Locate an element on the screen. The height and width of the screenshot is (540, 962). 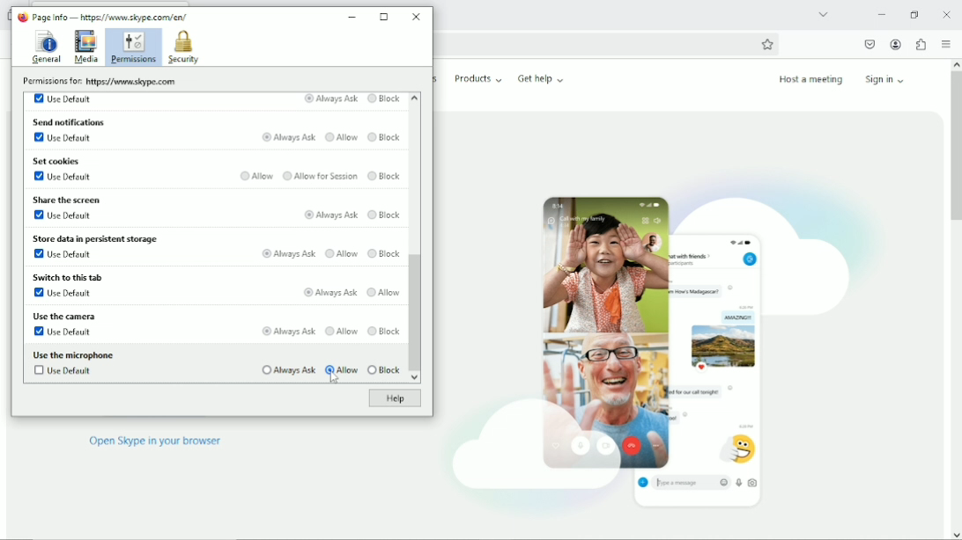
Switch to this tab is located at coordinates (67, 278).